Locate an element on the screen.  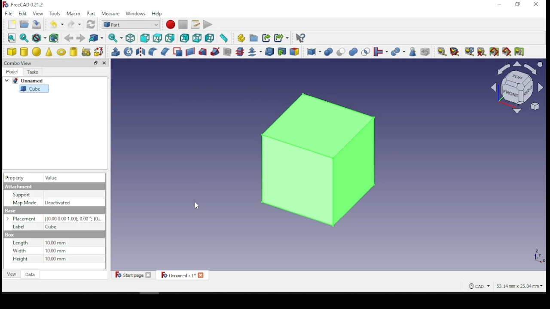
unnamed: 1 is located at coordinates (183, 275).